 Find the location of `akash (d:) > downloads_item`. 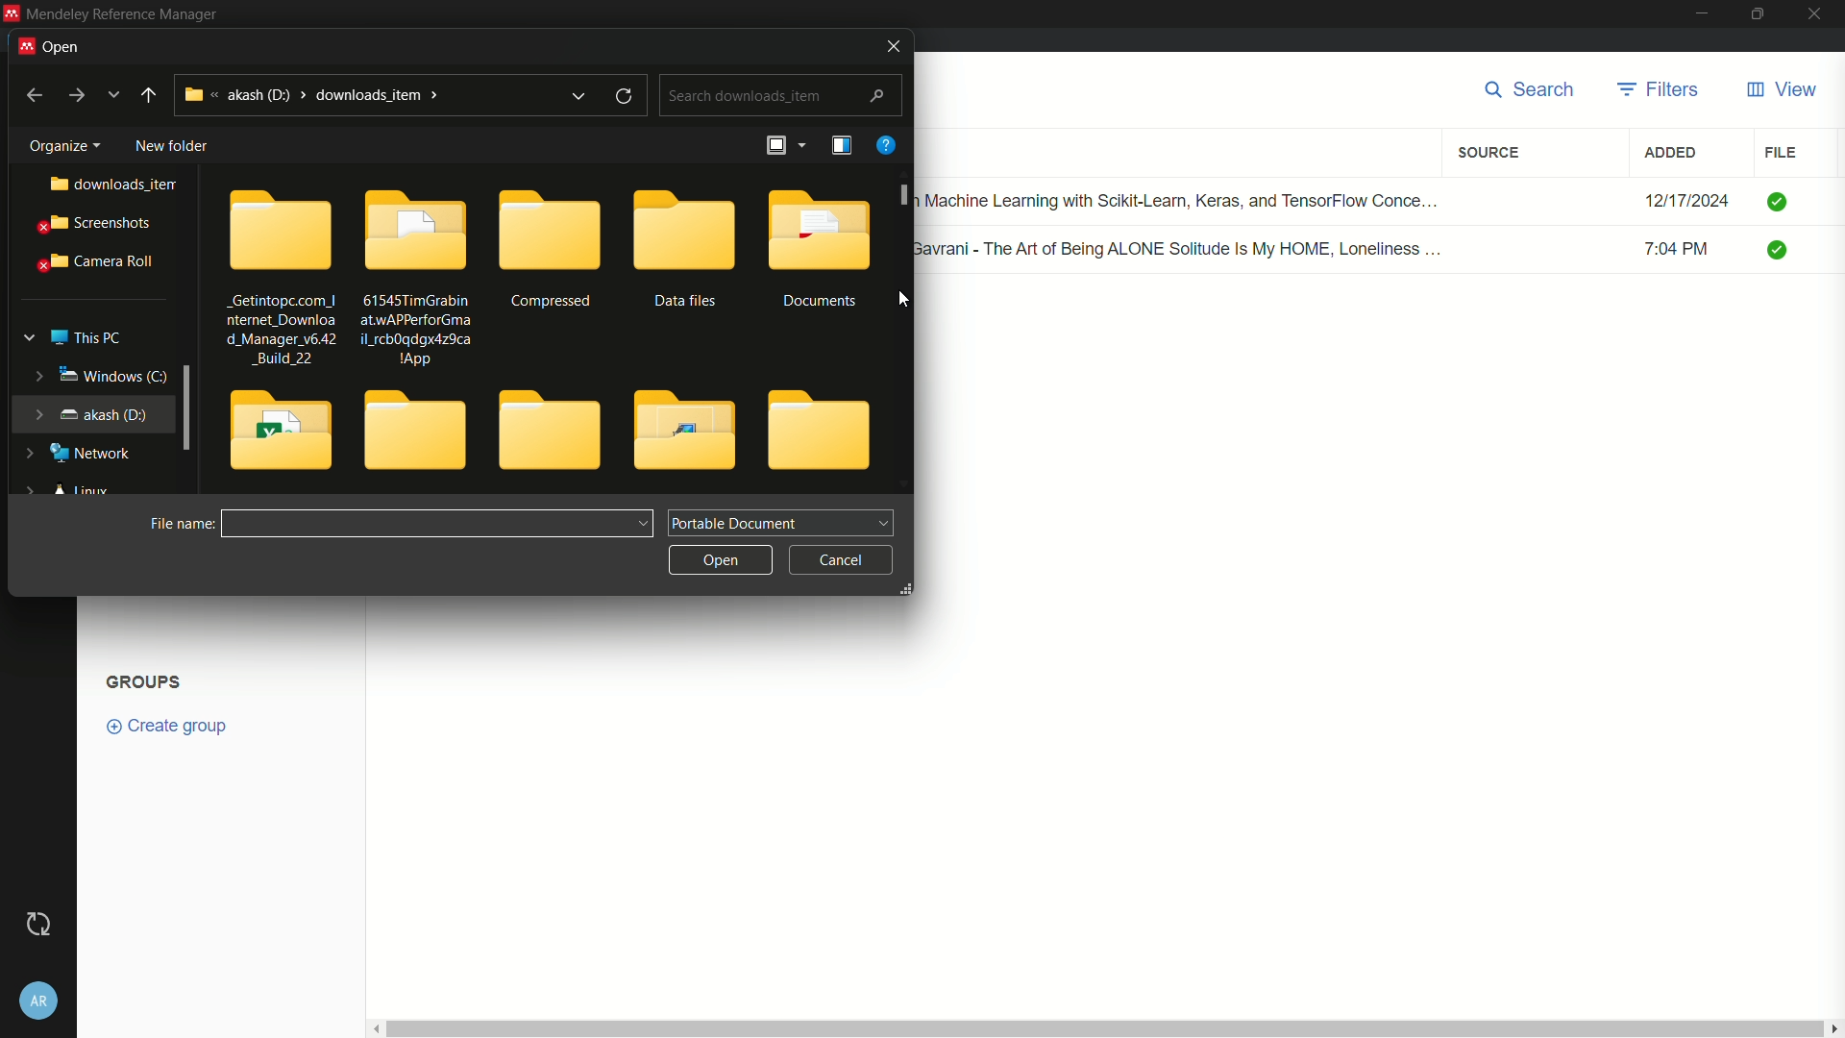

akash (d:) > downloads_item is located at coordinates (351, 94).